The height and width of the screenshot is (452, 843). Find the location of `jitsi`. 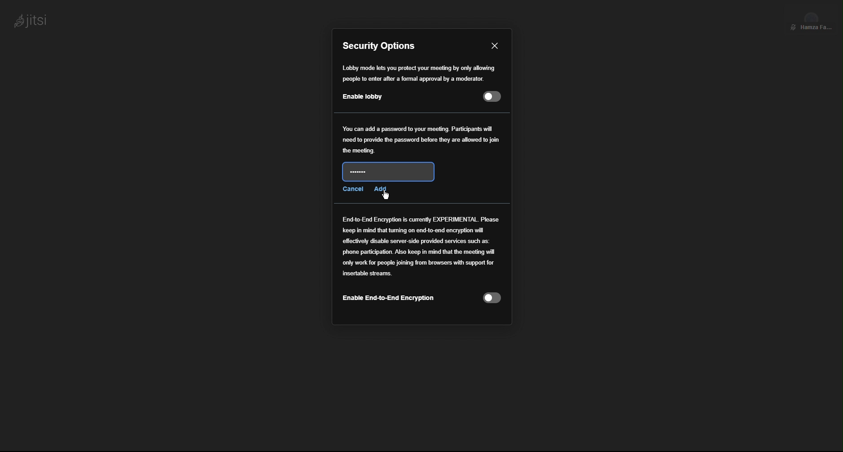

jitsi is located at coordinates (29, 19).